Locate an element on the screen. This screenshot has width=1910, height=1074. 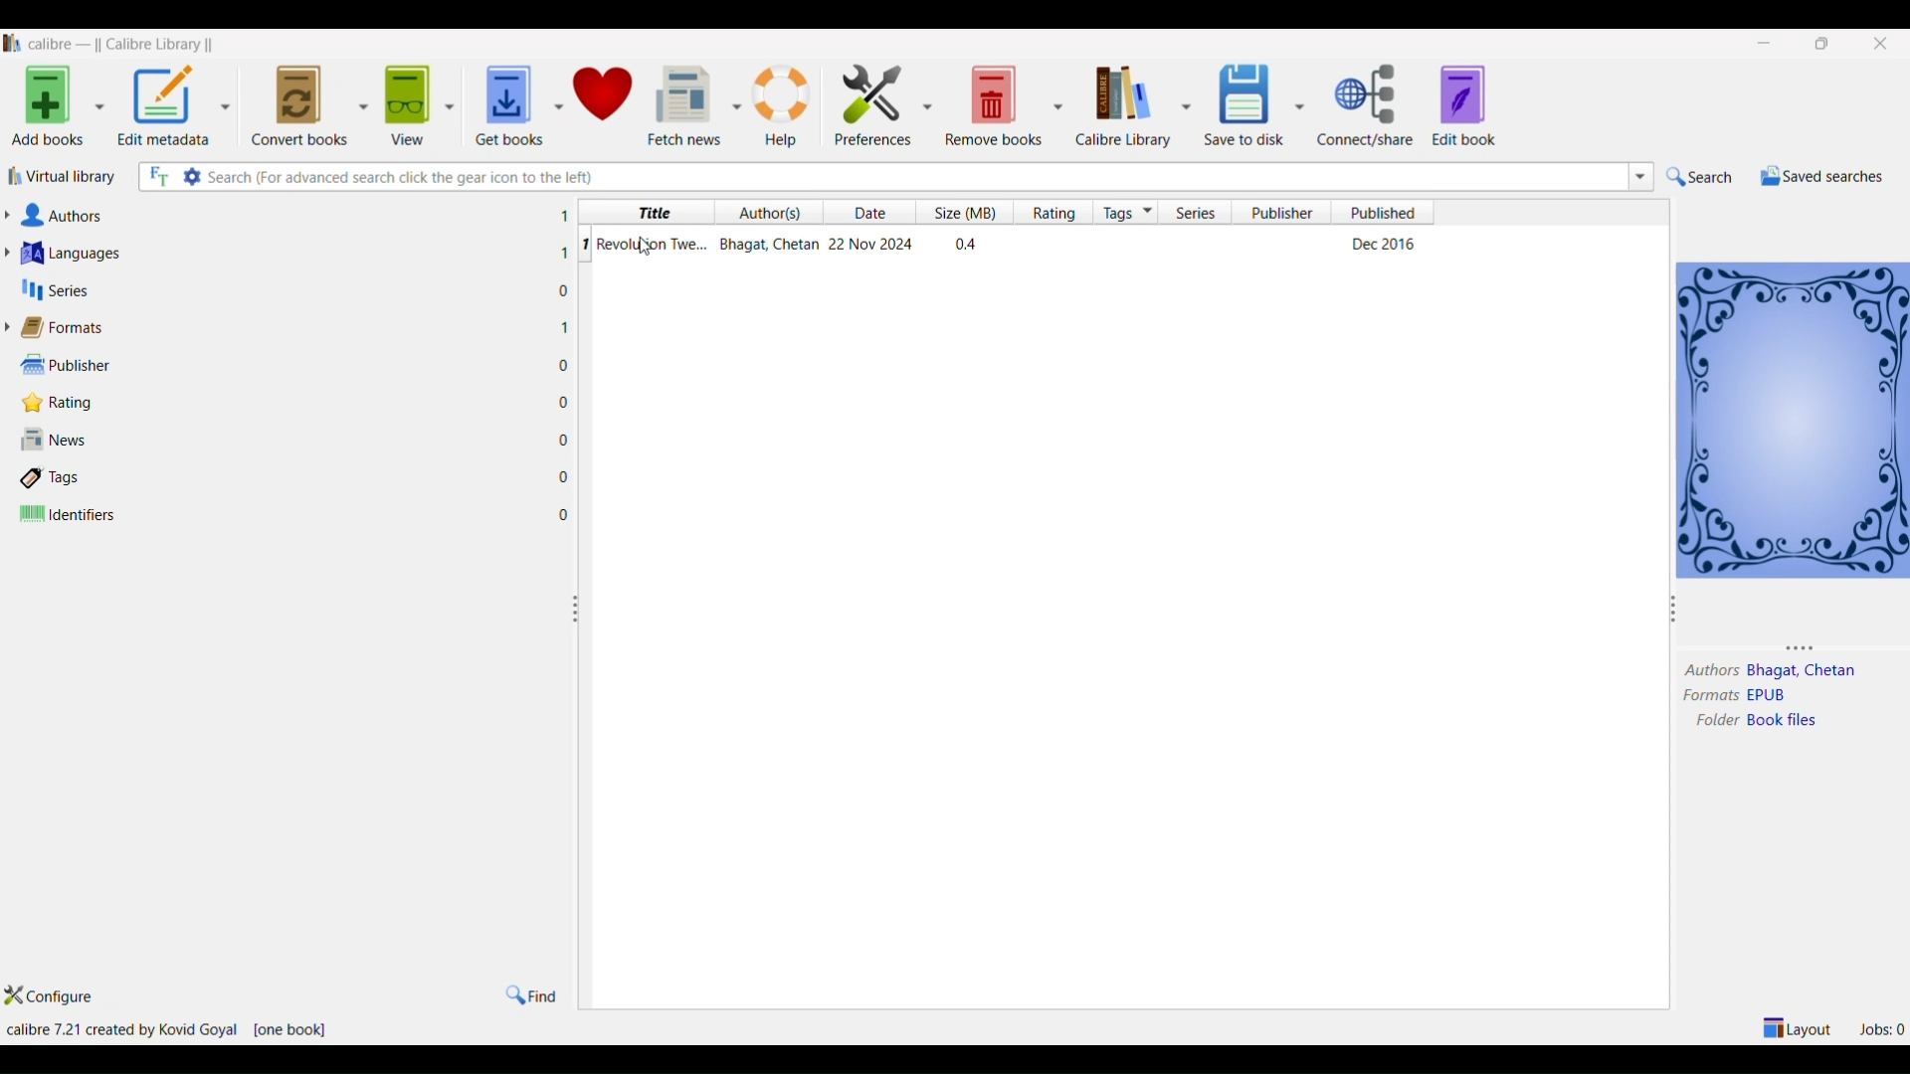
get books is located at coordinates (502, 99).